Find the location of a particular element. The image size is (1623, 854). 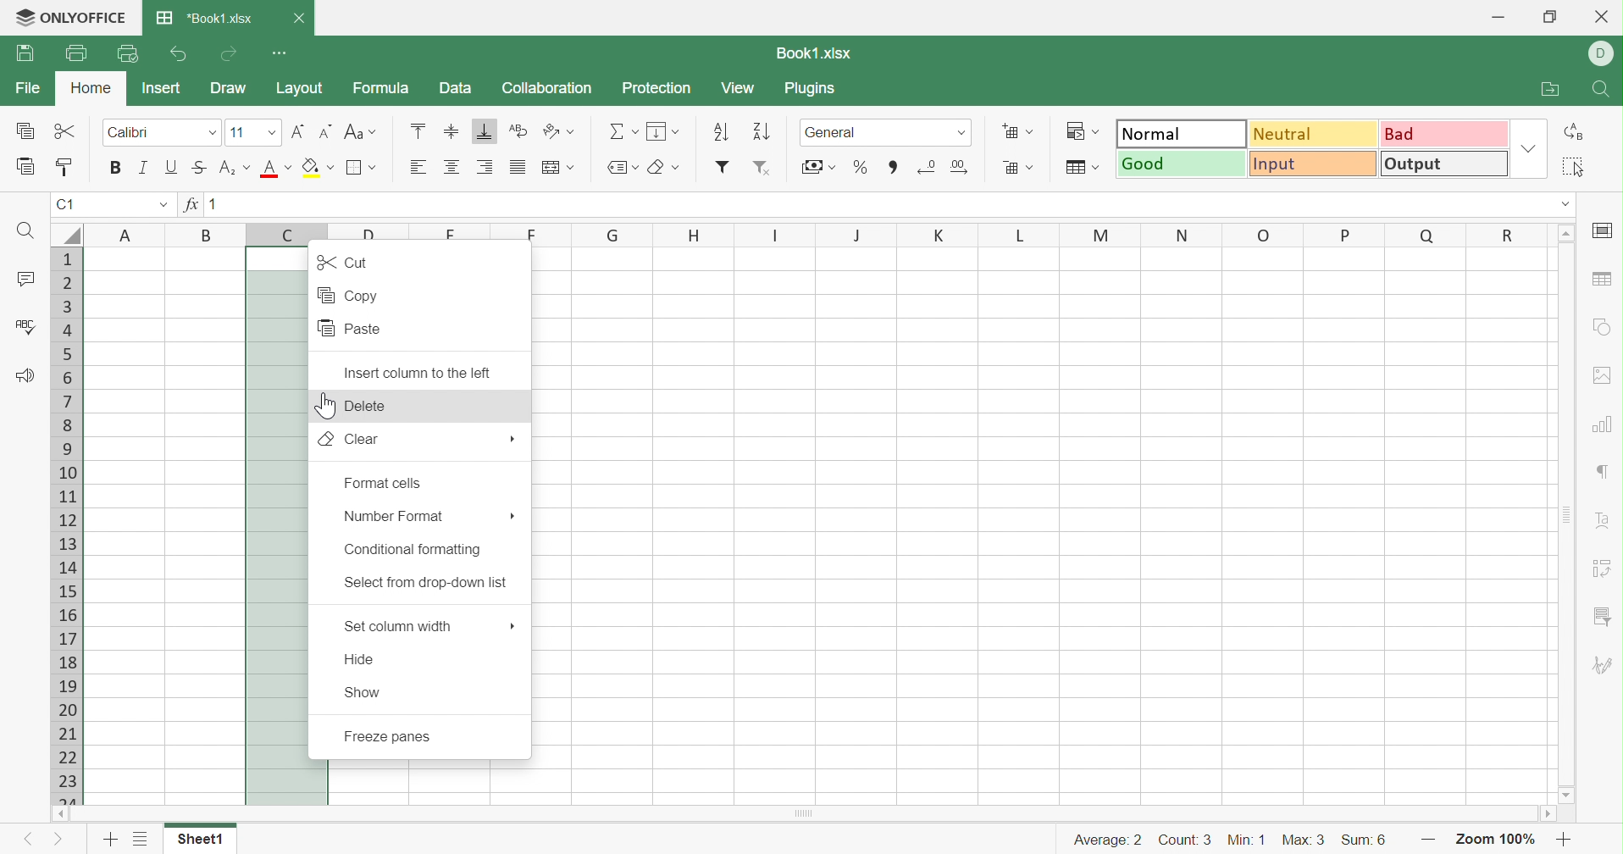

Drop Down is located at coordinates (249, 169).